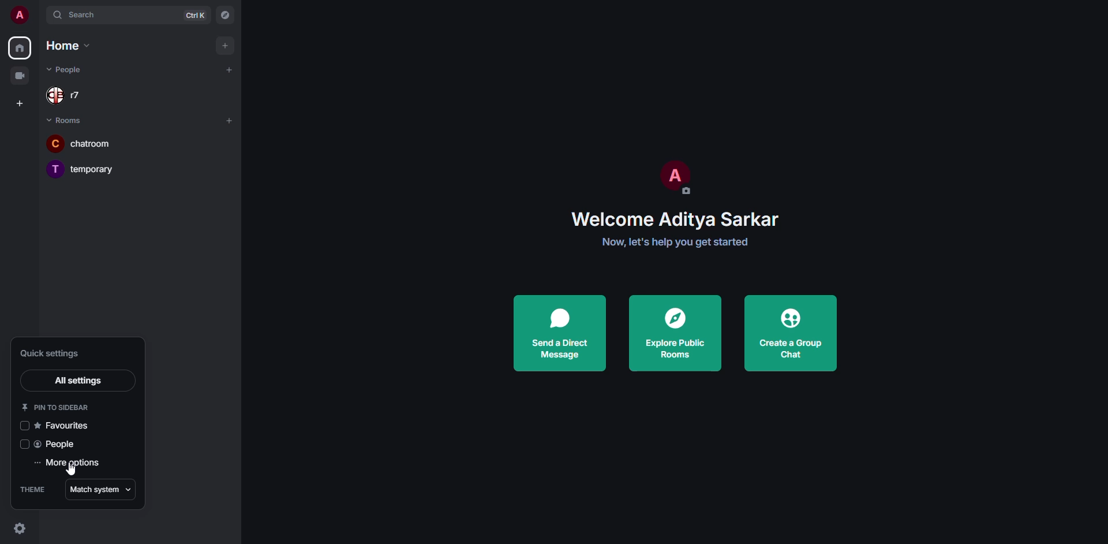  I want to click on theme, so click(33, 490).